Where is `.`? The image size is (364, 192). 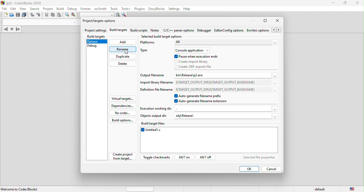
. is located at coordinates (223, 109).